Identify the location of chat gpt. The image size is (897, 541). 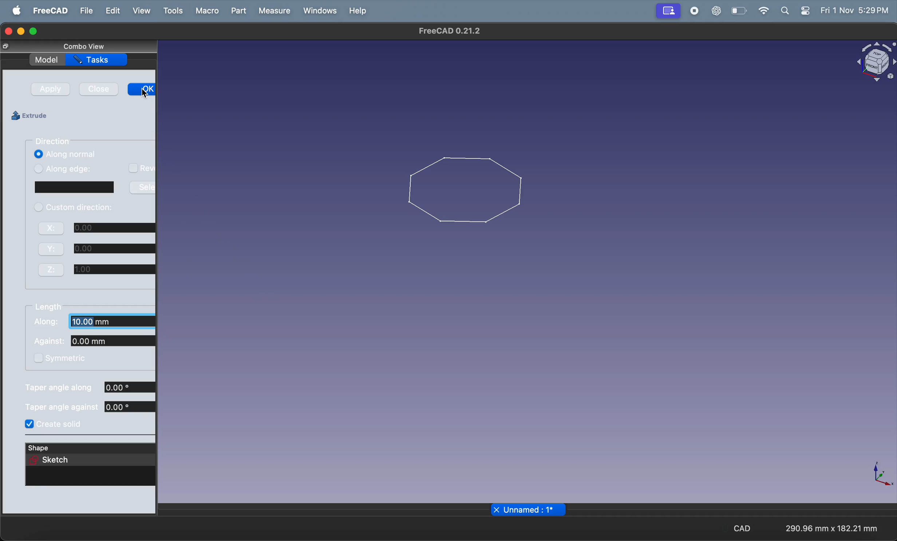
(715, 11).